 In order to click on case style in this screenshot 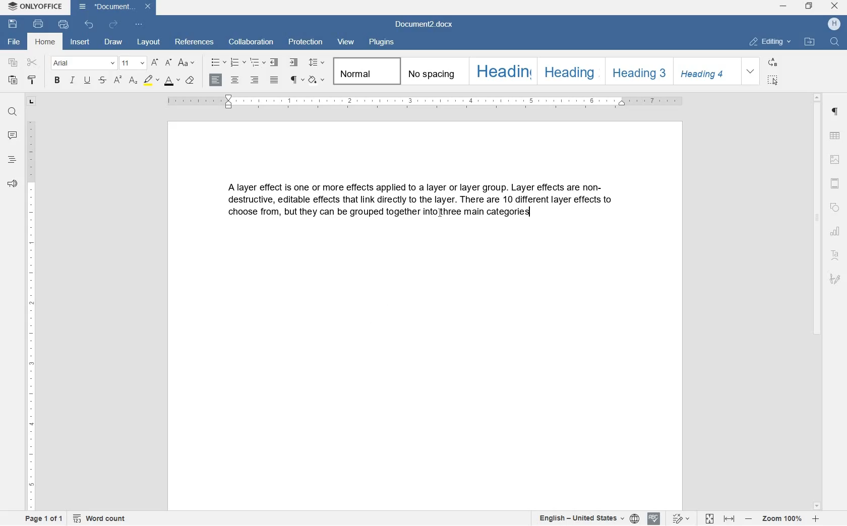, I will do `click(190, 80)`.